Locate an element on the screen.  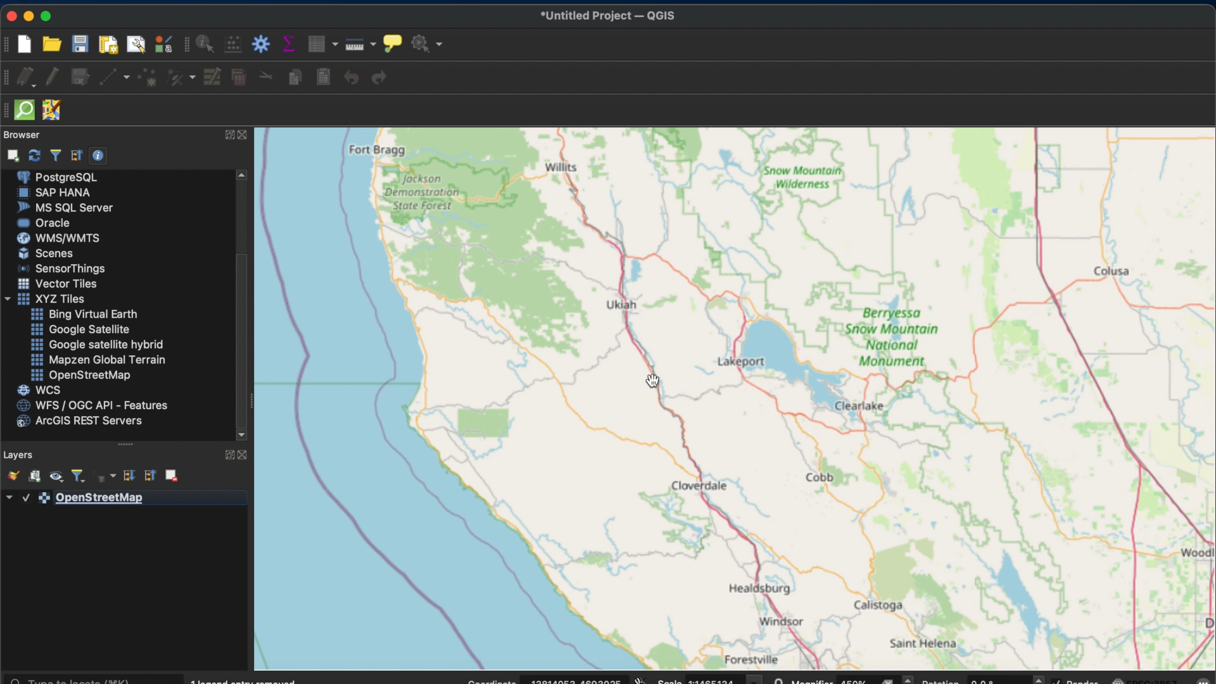
Quick OSM is located at coordinates (25, 110).